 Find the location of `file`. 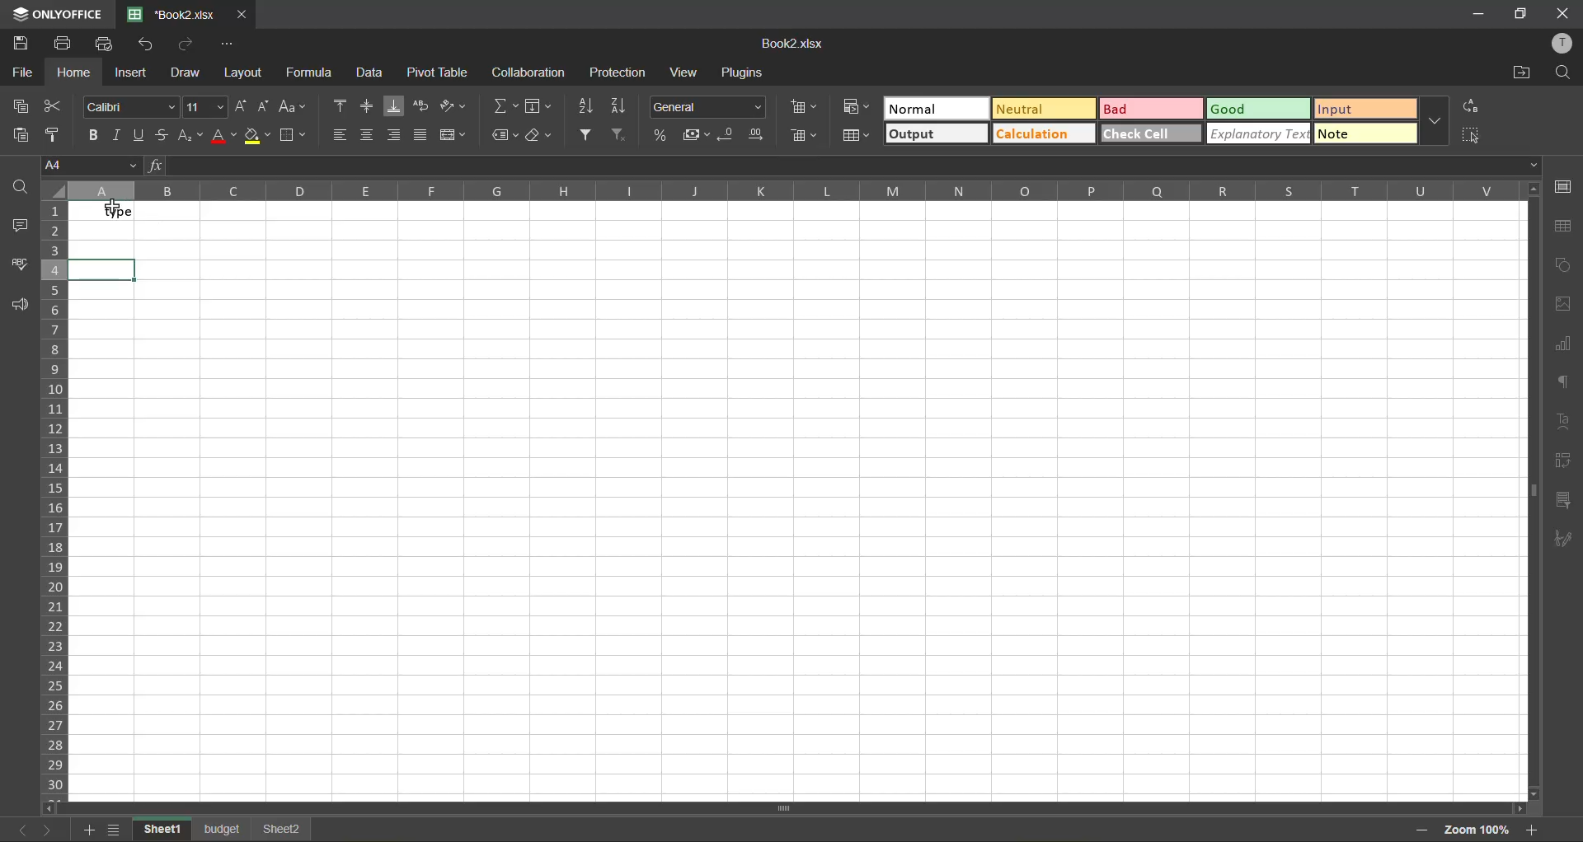

file is located at coordinates (20, 73).